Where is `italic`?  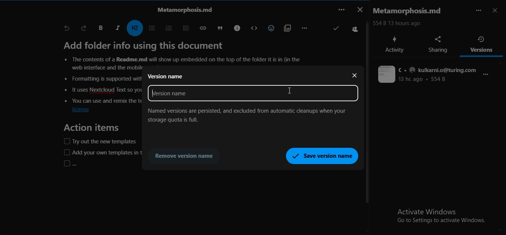 italic is located at coordinates (117, 27).